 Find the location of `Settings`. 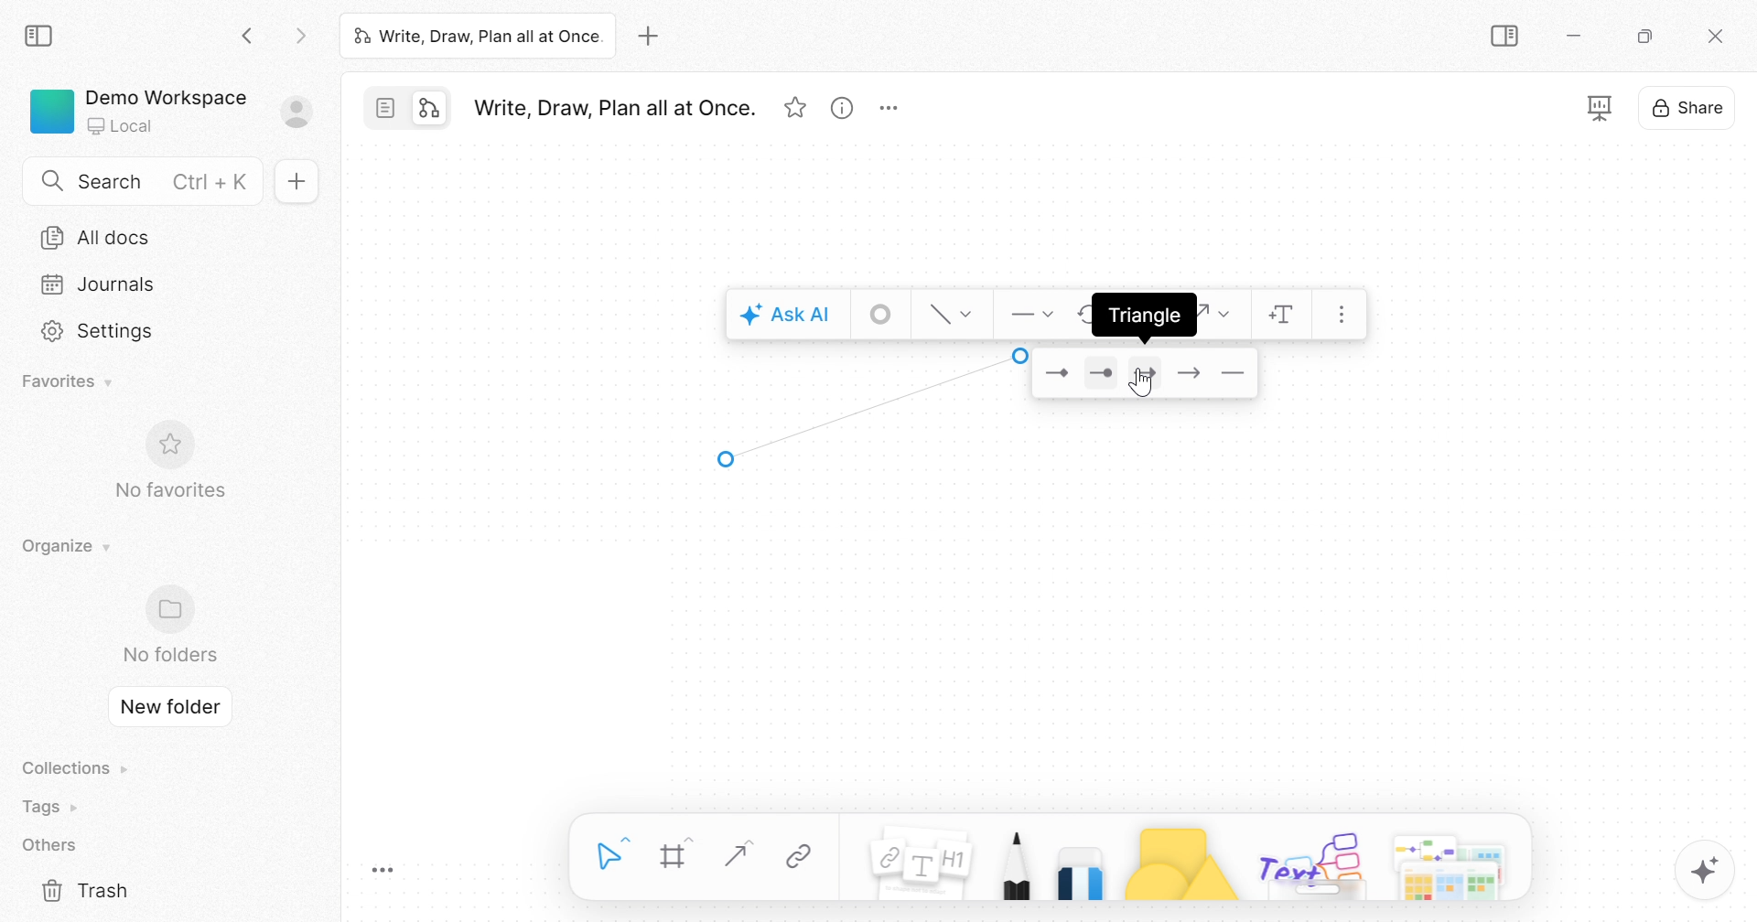

Settings is located at coordinates (99, 331).